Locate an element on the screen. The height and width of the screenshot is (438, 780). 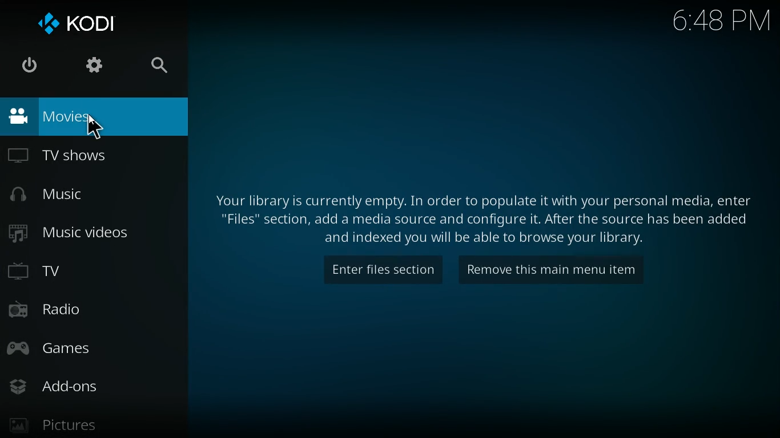
tv shows is located at coordinates (79, 157).